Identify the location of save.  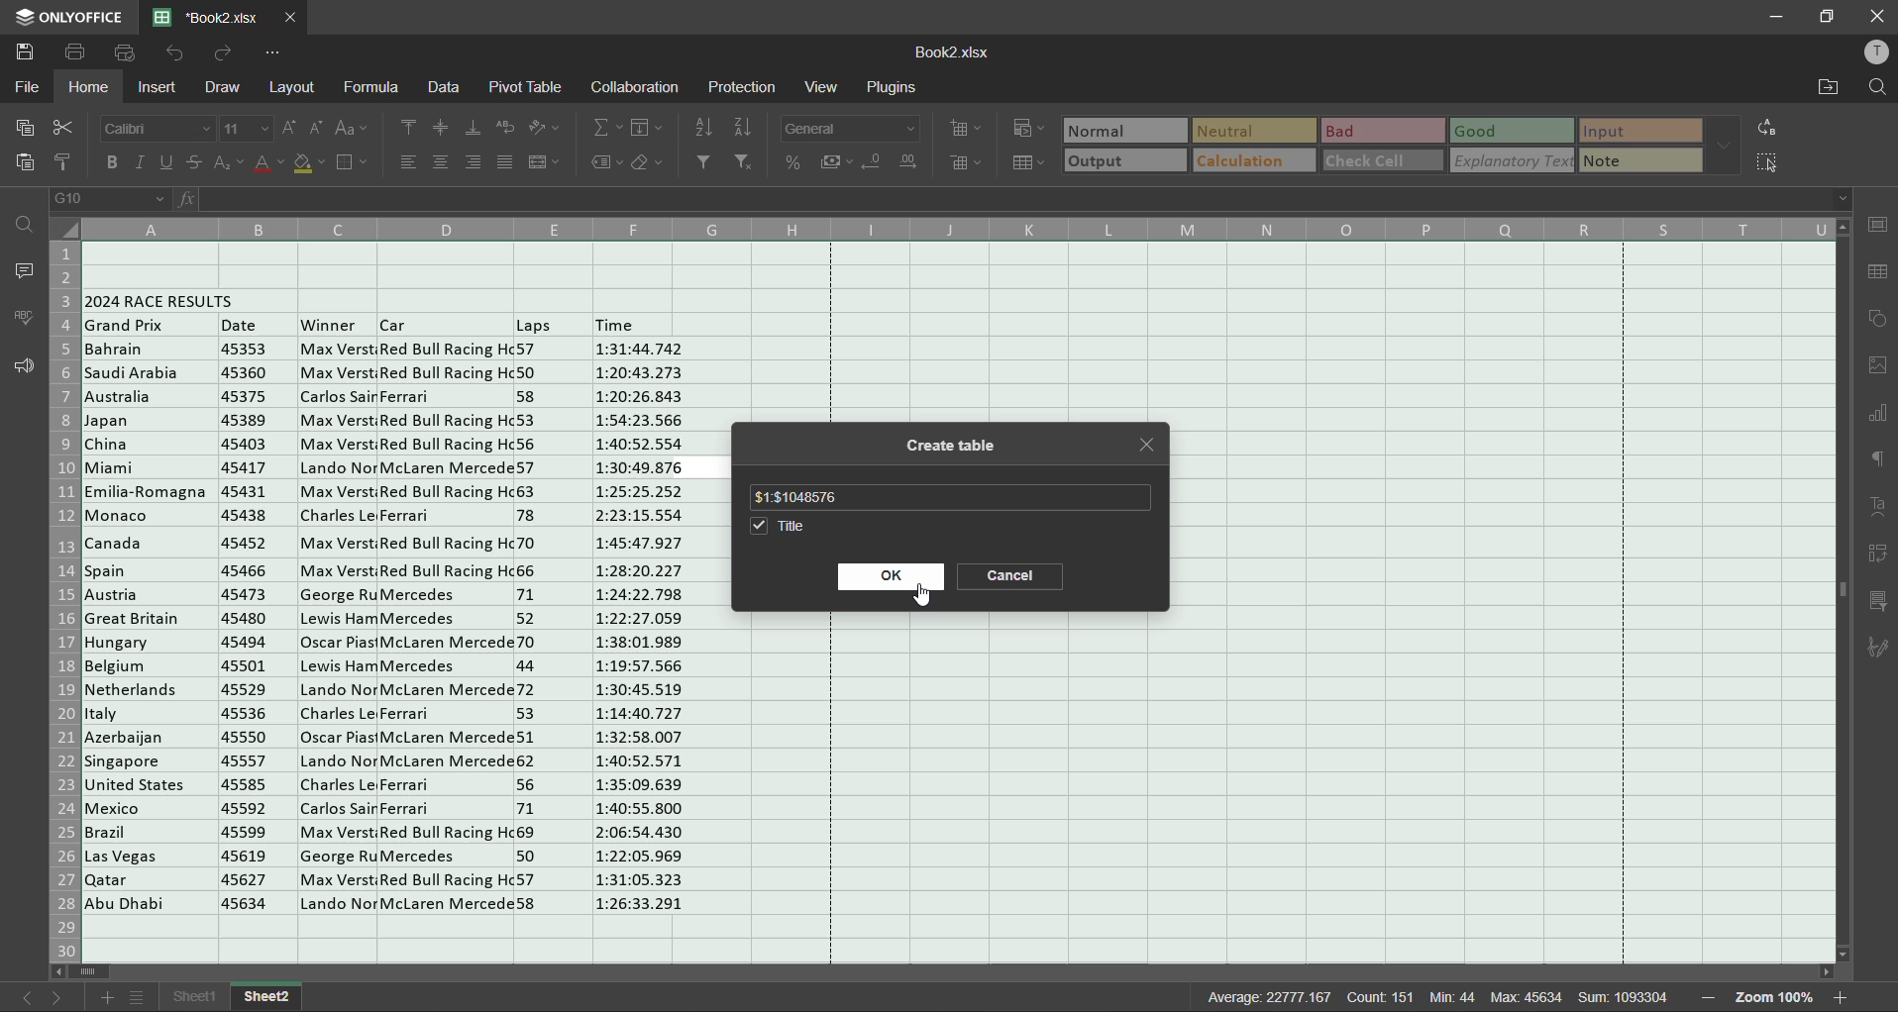
(77, 55).